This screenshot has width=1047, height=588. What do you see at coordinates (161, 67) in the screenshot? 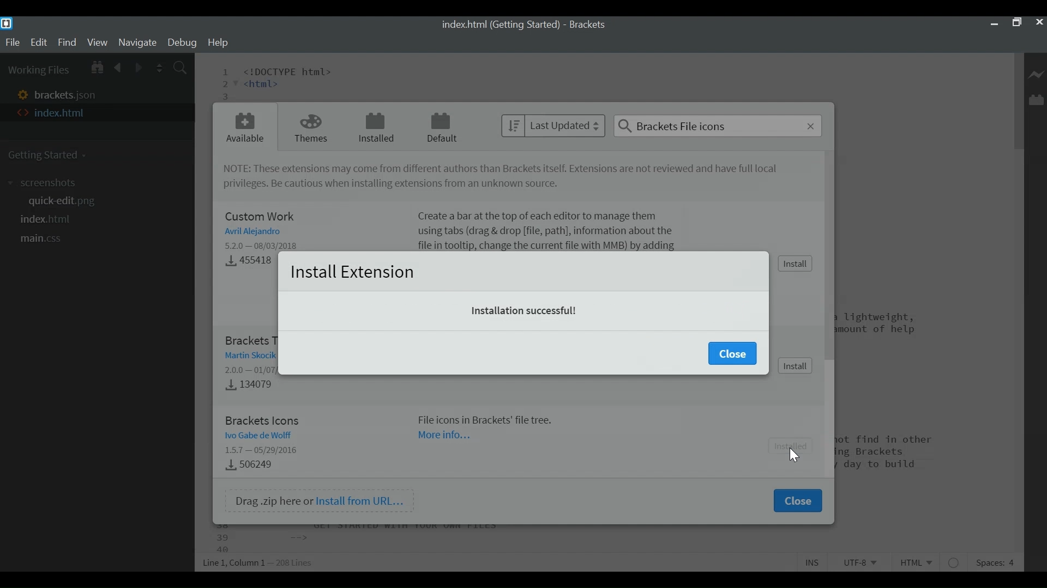
I see `Split the Editor Vertically or Horizontally` at bounding box center [161, 67].